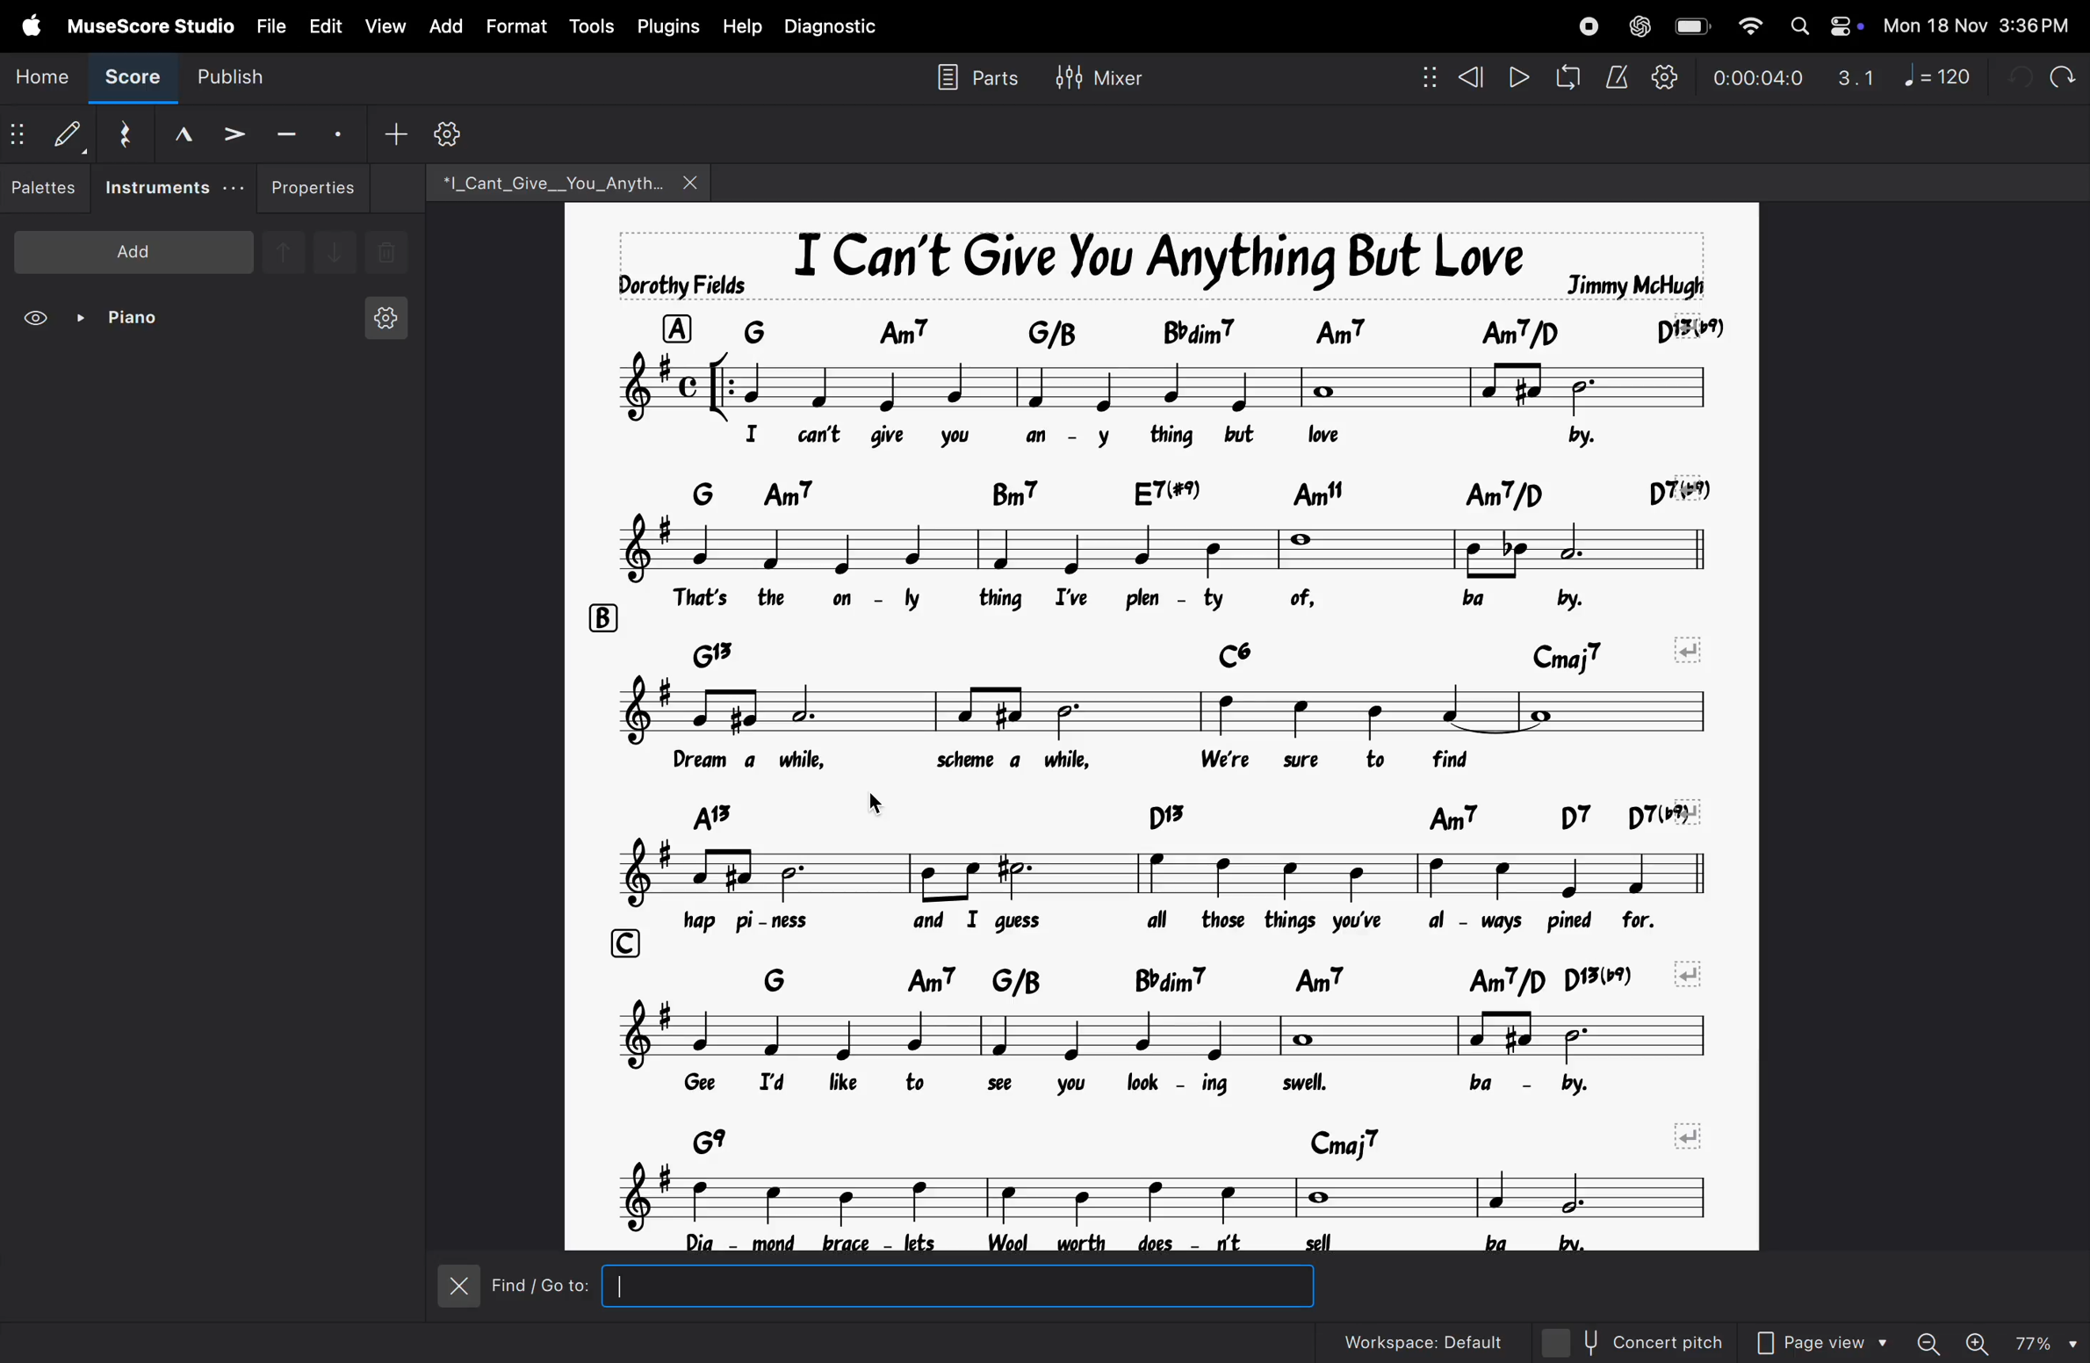 The height and width of the screenshot is (1363, 2090). I want to click on notes, so click(1171, 874).